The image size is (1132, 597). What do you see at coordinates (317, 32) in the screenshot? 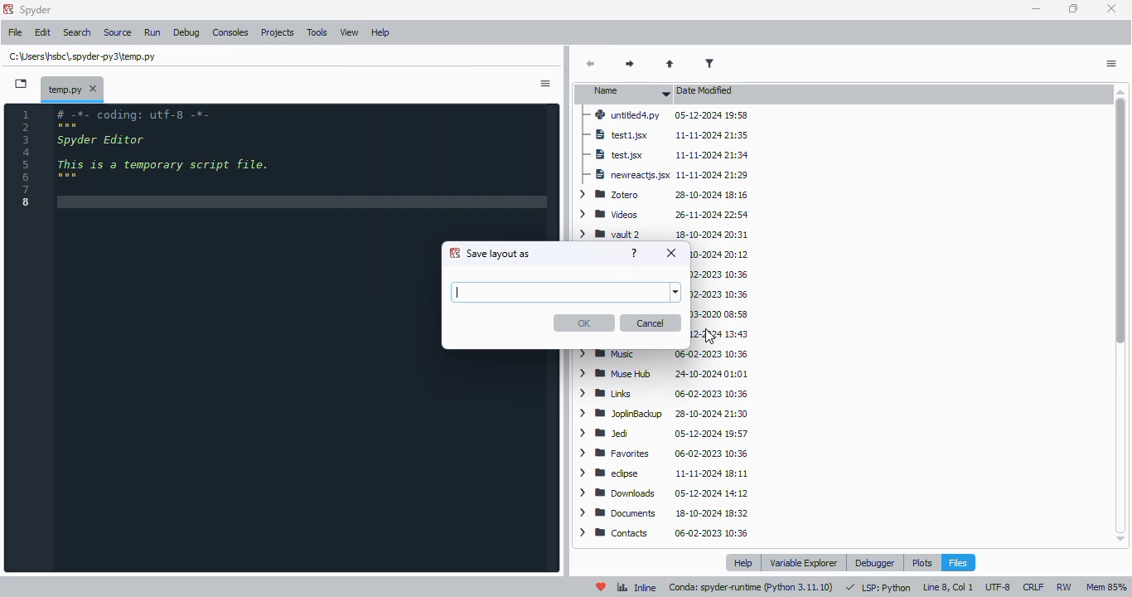
I see `tools` at bounding box center [317, 32].